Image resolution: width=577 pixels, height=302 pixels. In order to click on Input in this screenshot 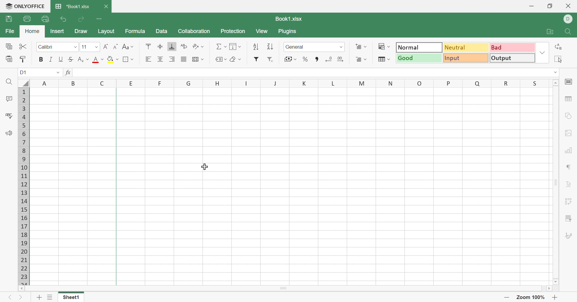, I will do `click(466, 58)`.